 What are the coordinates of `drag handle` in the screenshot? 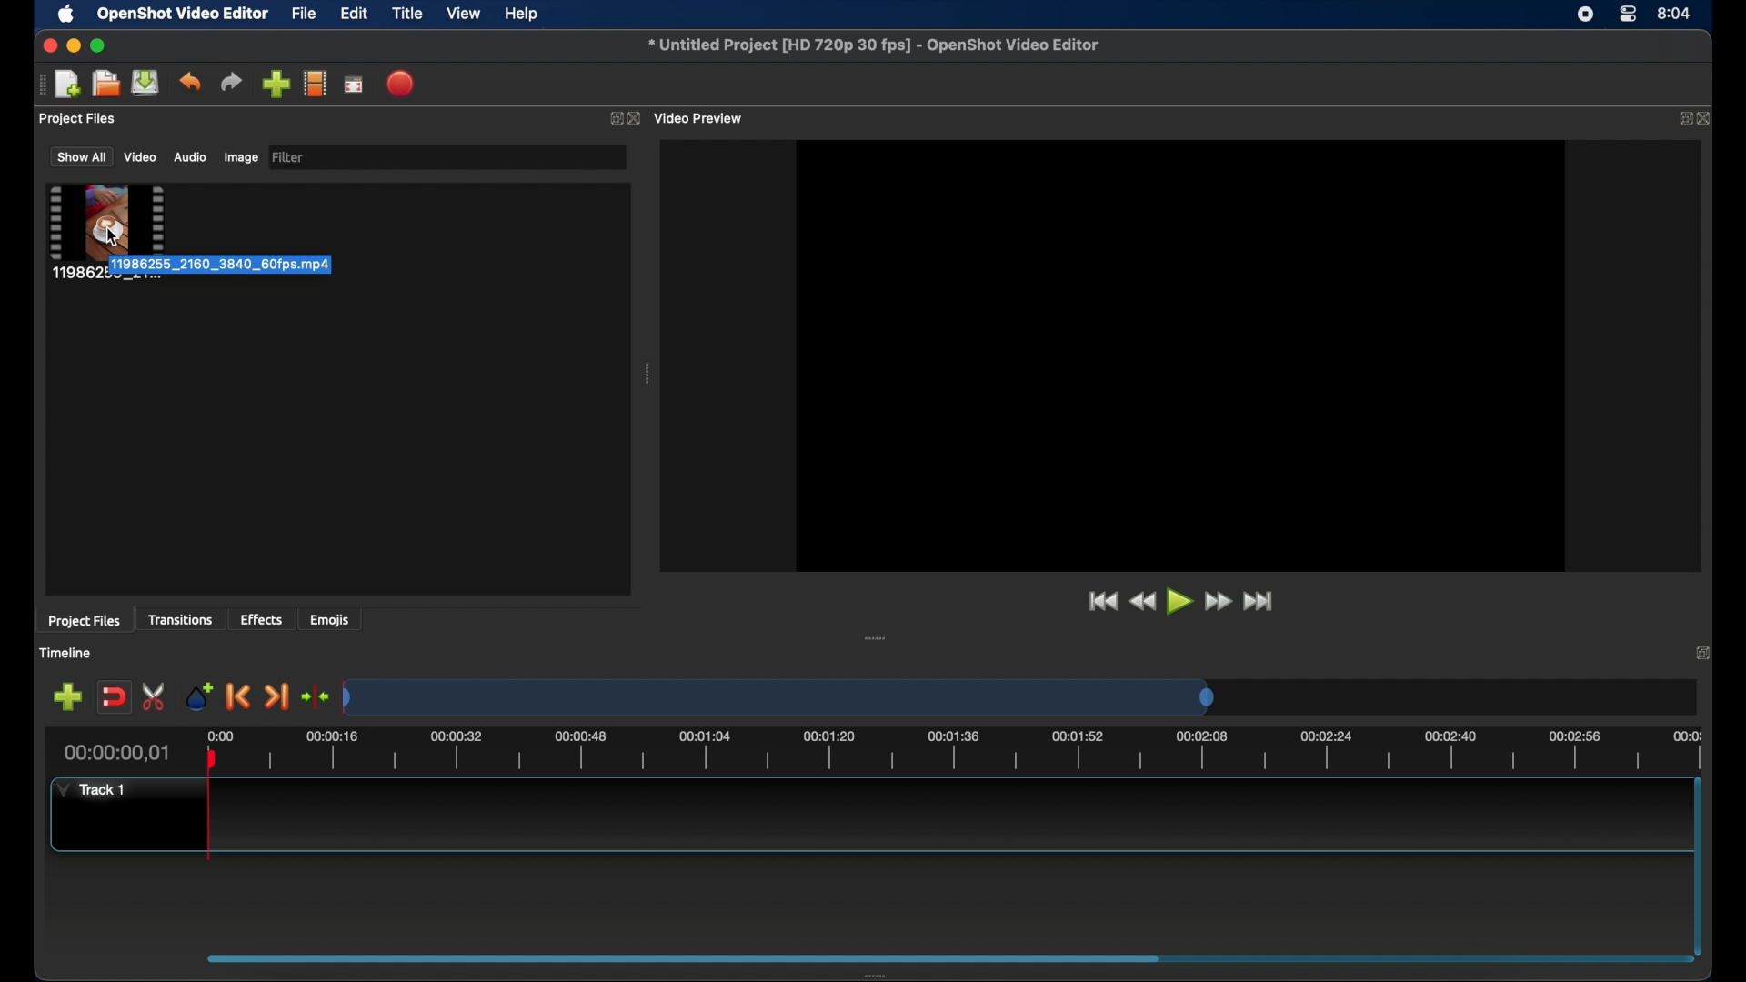 It's located at (877, 637).